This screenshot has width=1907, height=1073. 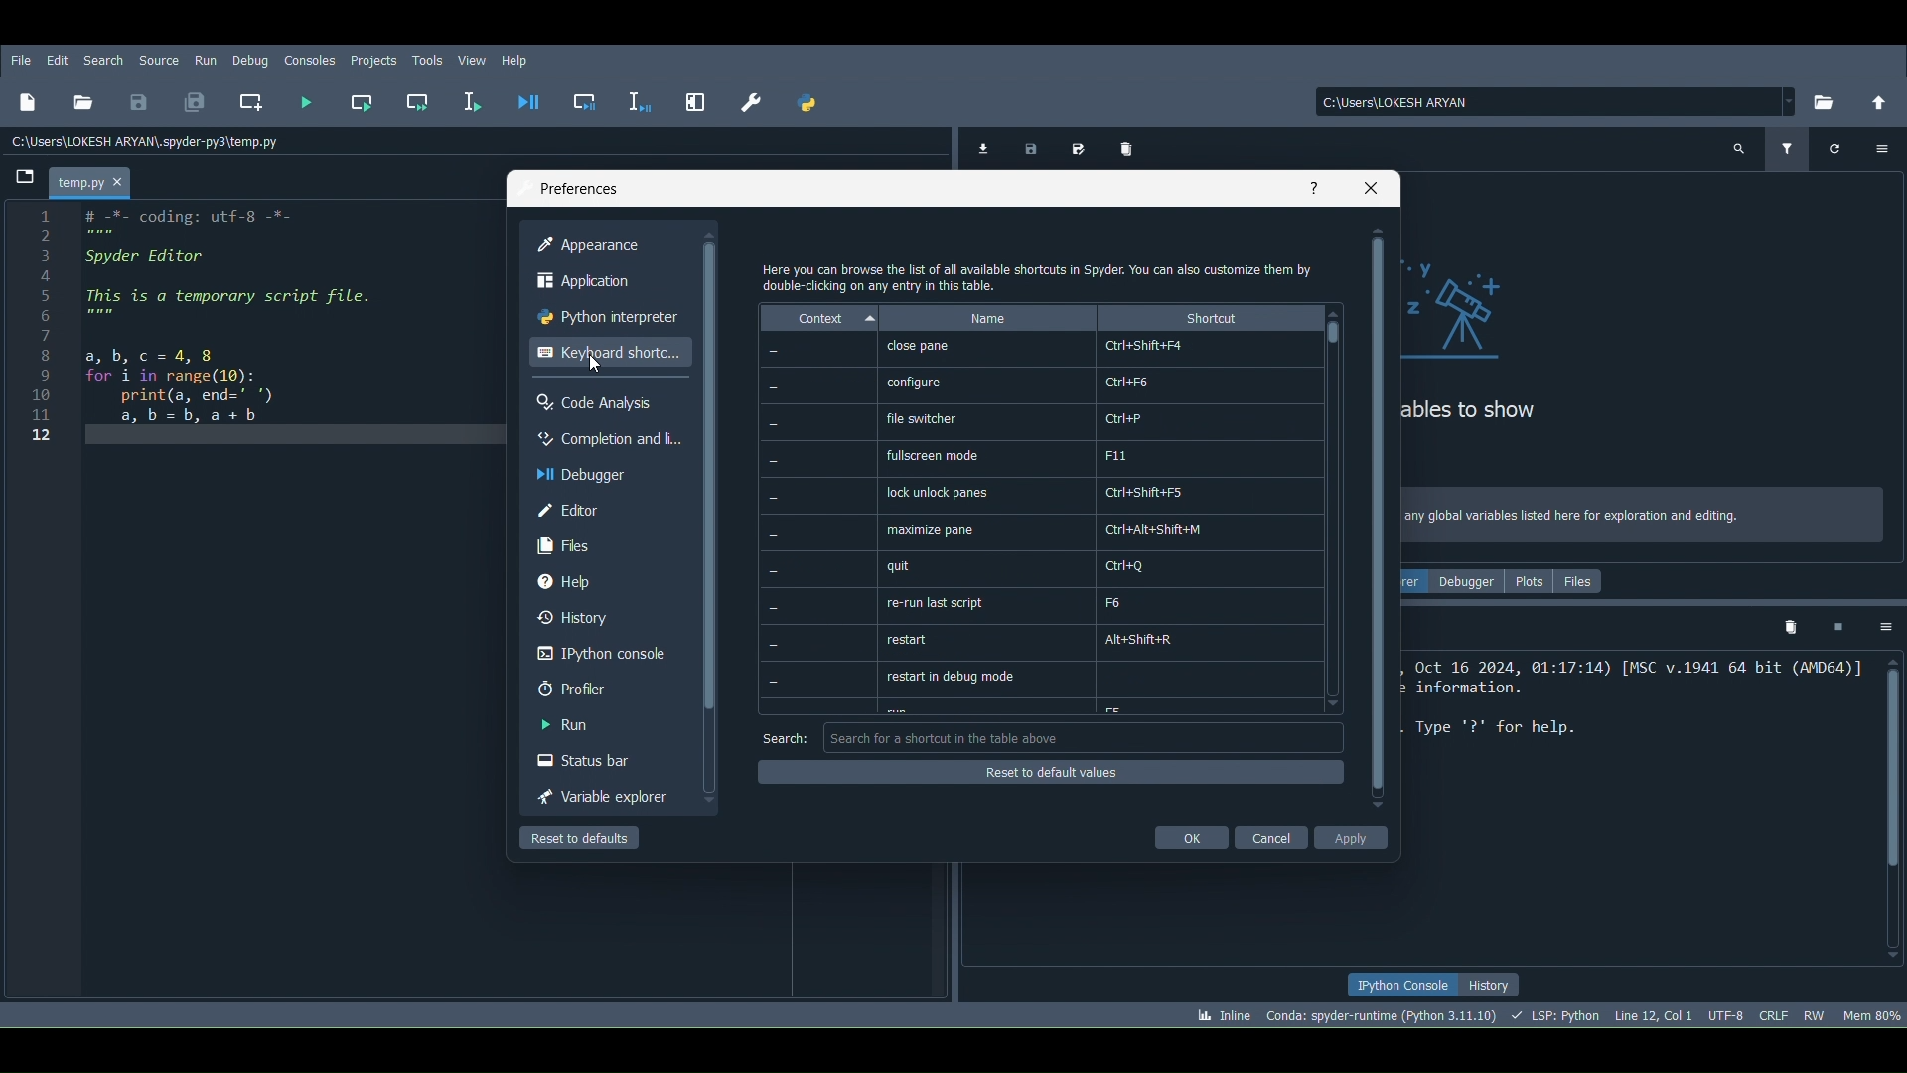 I want to click on Search, so click(x=108, y=62).